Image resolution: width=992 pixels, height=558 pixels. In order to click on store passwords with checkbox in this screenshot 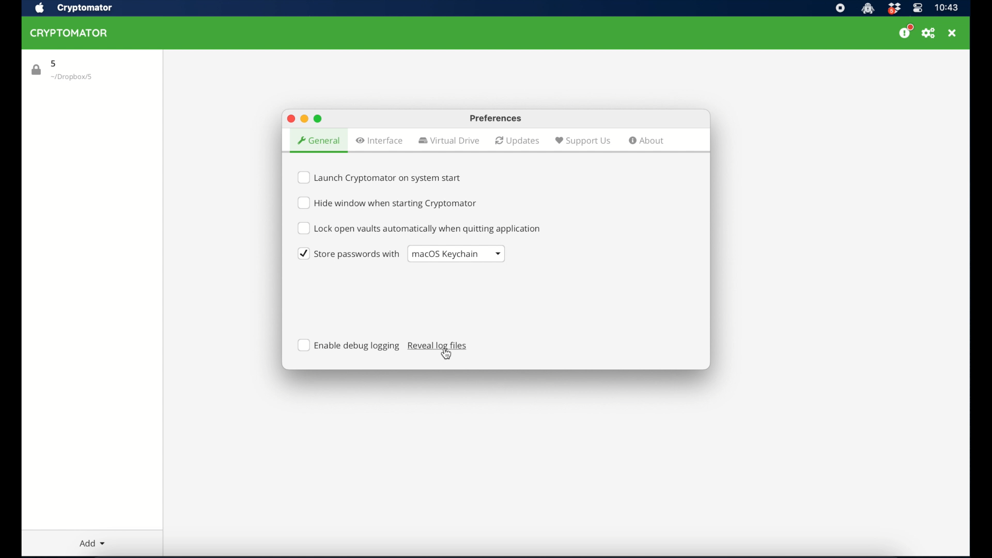, I will do `click(348, 254)`.